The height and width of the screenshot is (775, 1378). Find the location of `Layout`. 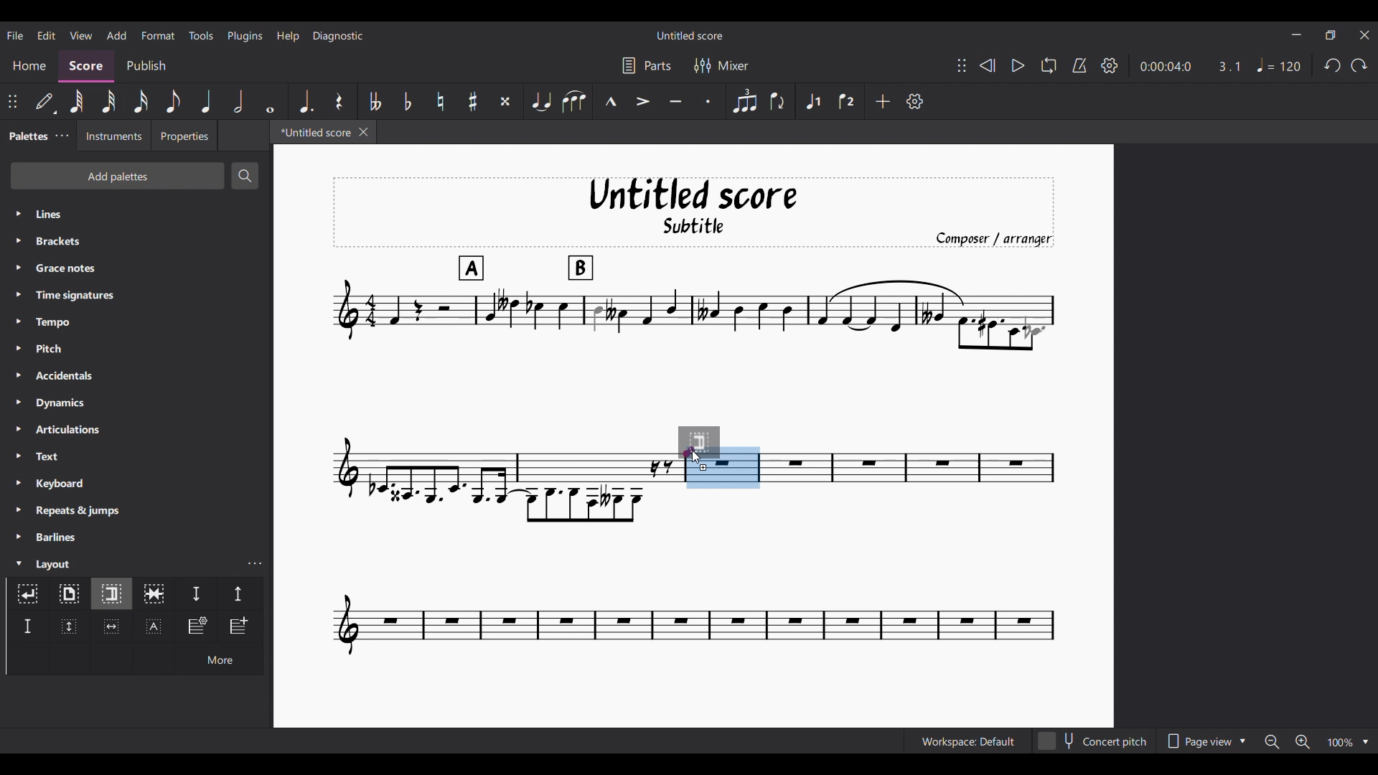

Layout is located at coordinates (122, 563).